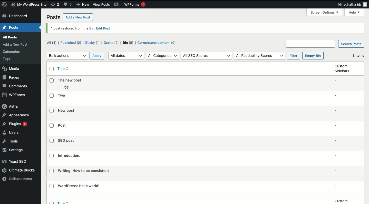  What do you see at coordinates (259, 56) in the screenshot?
I see `all readability scores` at bounding box center [259, 56].